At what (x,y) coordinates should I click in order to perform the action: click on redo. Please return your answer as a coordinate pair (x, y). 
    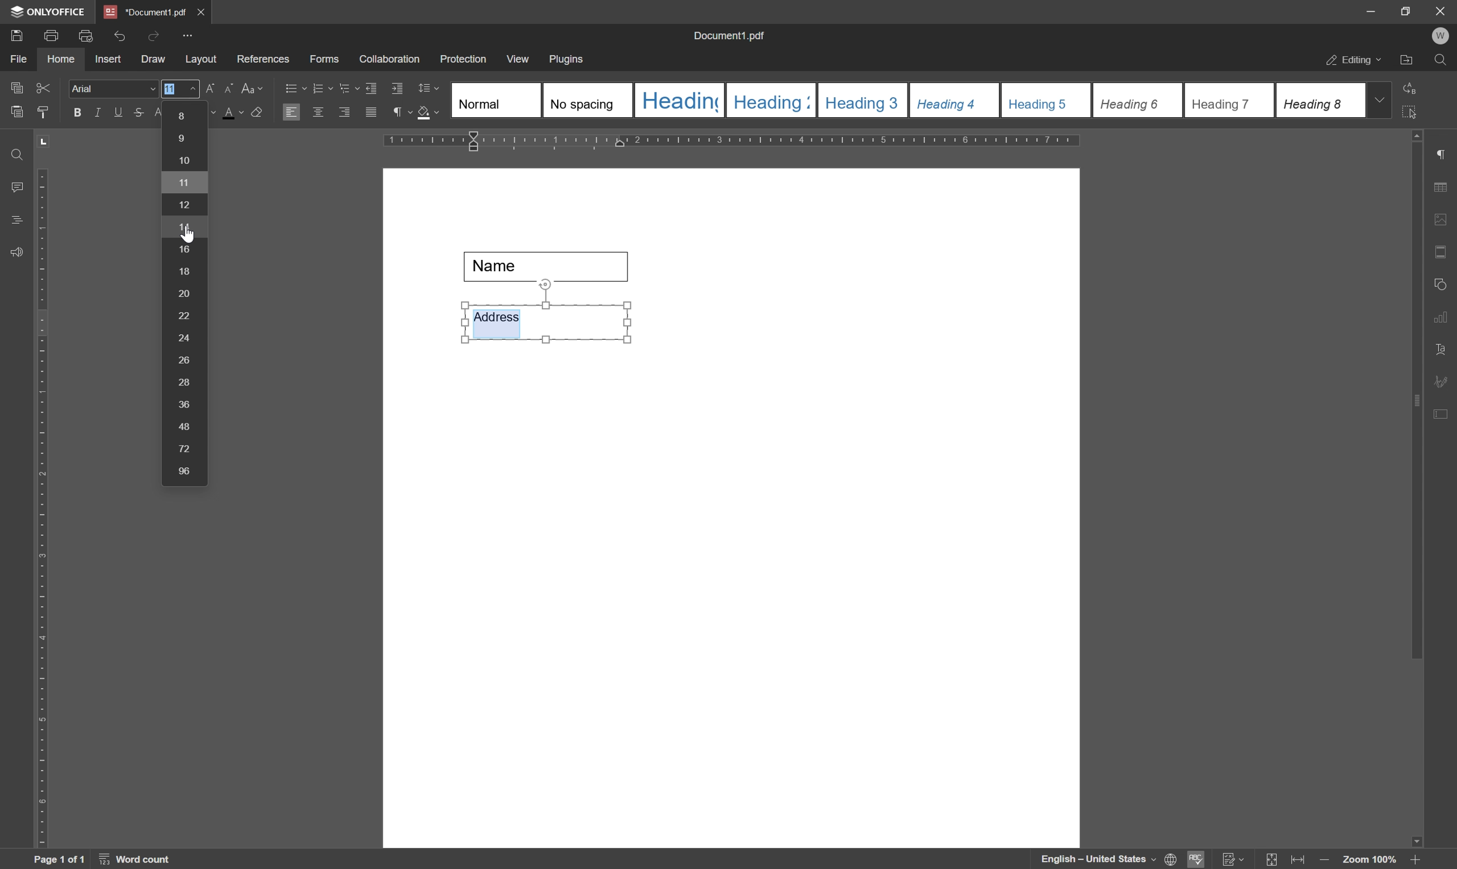
    Looking at the image, I should click on (153, 35).